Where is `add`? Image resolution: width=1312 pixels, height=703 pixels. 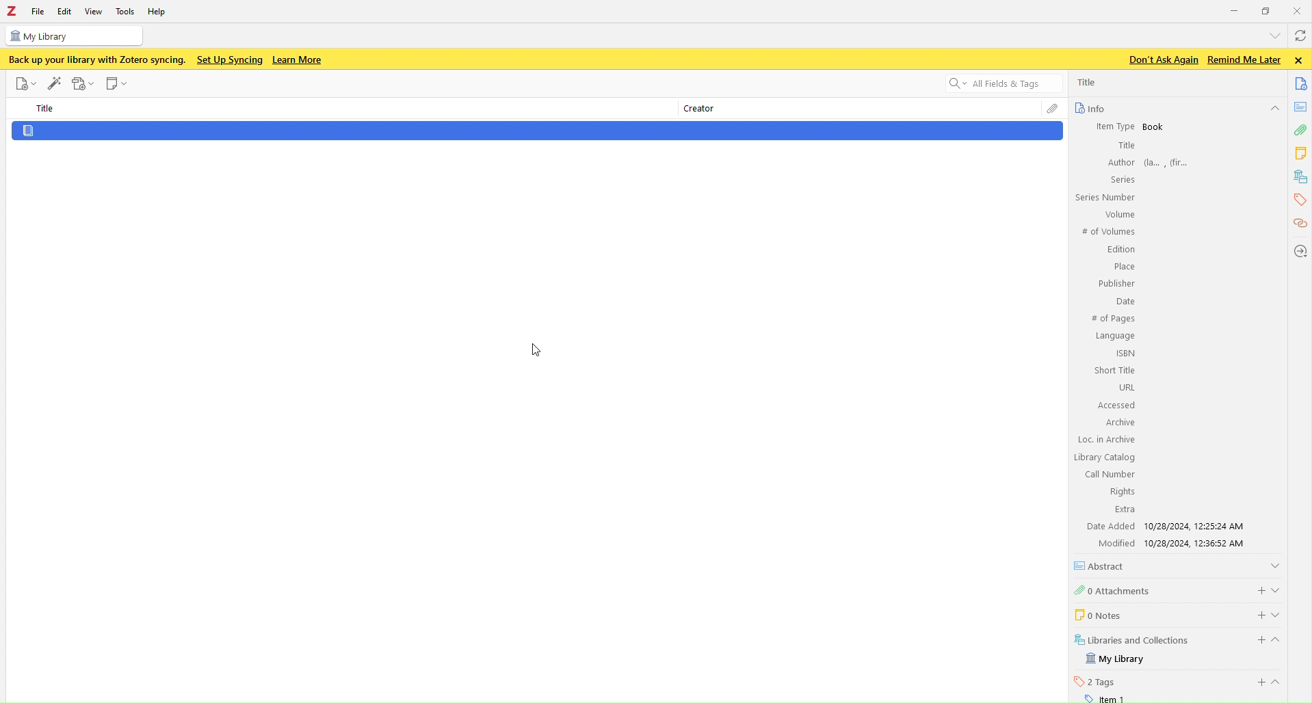 add is located at coordinates (1259, 682).